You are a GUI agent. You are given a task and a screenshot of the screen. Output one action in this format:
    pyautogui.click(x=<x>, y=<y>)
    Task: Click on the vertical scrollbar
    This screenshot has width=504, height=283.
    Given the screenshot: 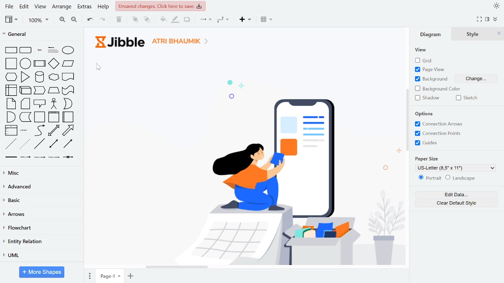 What is the action you would take?
    pyautogui.click(x=406, y=121)
    